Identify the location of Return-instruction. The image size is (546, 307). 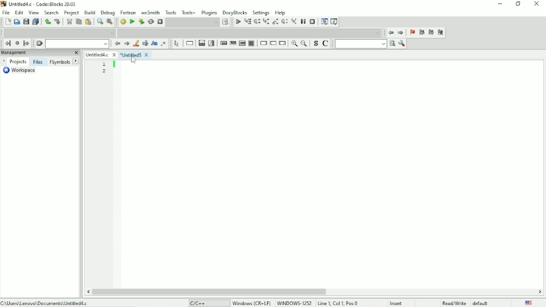
(282, 43).